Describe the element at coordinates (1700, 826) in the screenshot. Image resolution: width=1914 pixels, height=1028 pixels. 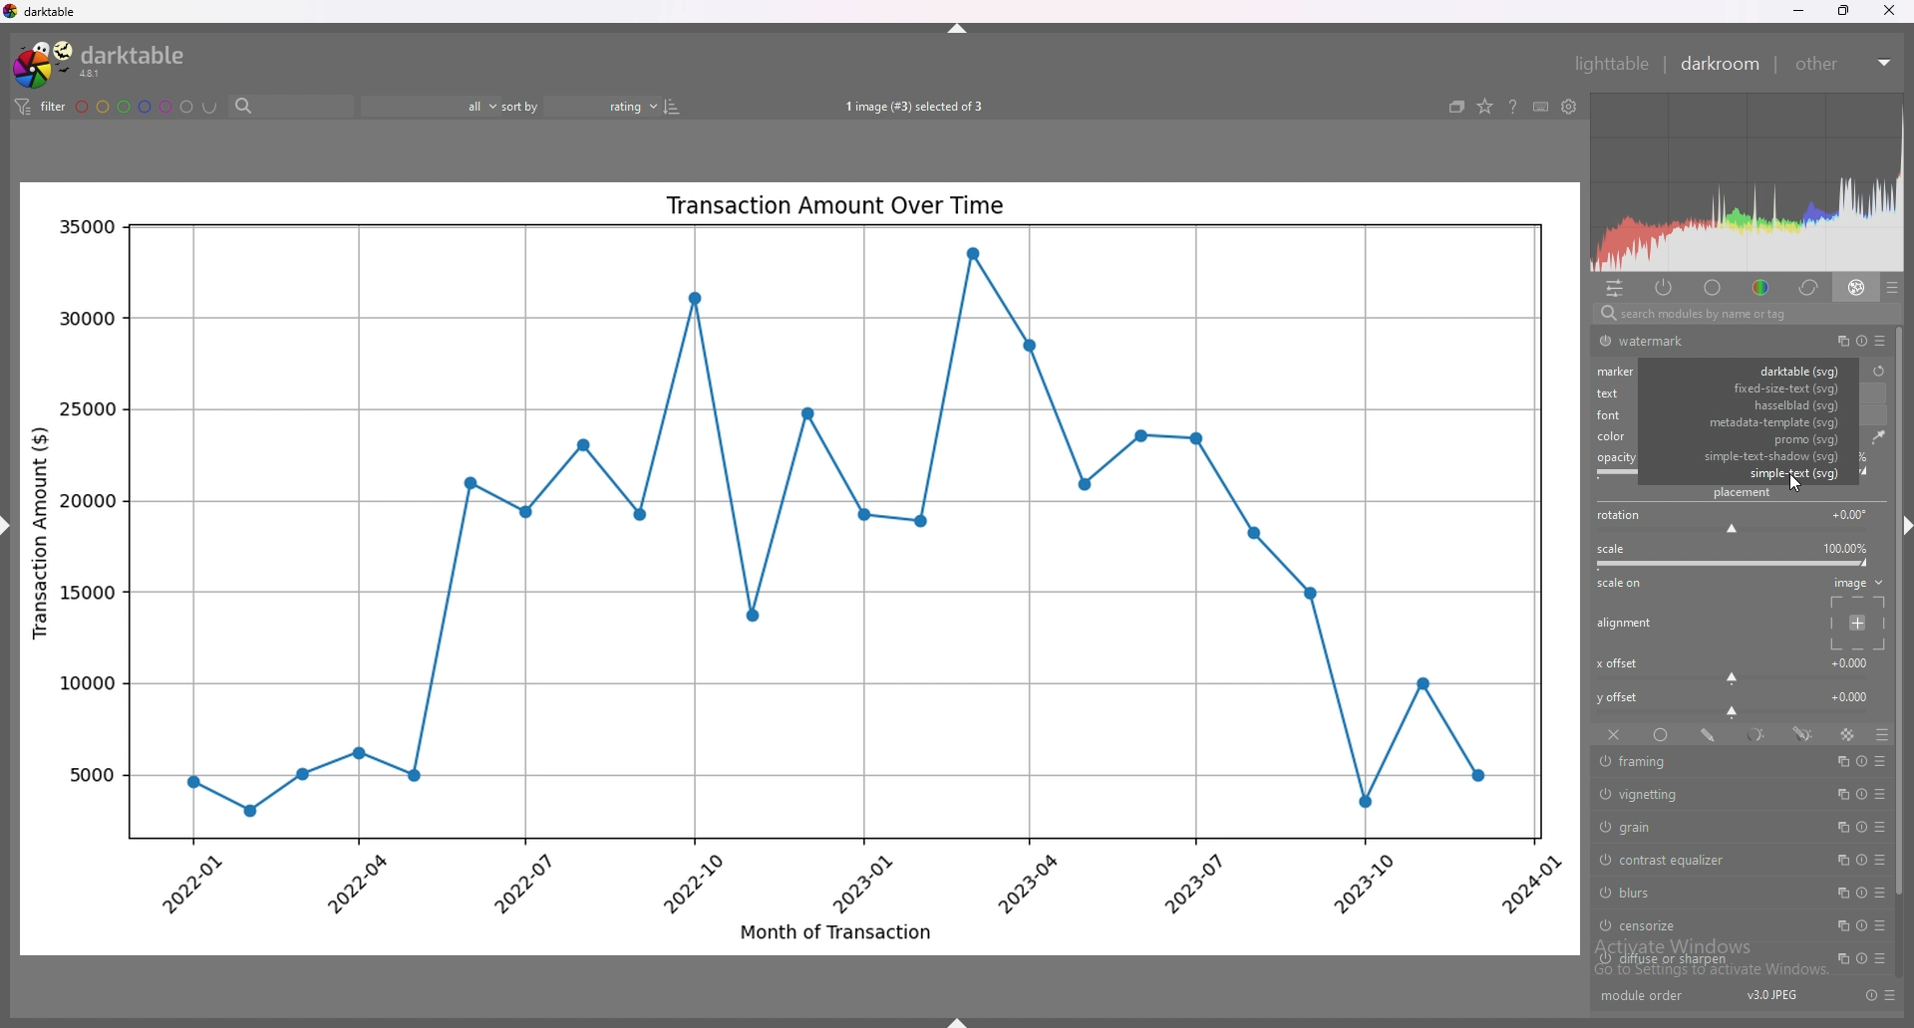
I see `grain` at that location.